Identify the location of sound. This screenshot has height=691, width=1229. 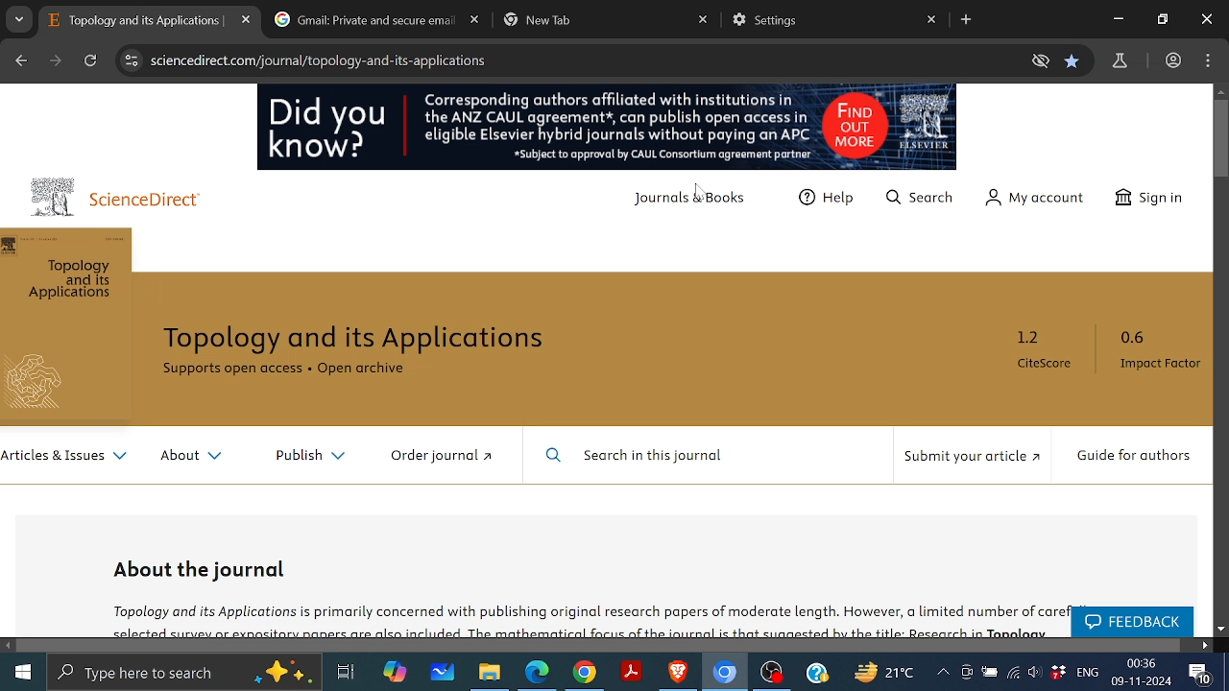
(1035, 674).